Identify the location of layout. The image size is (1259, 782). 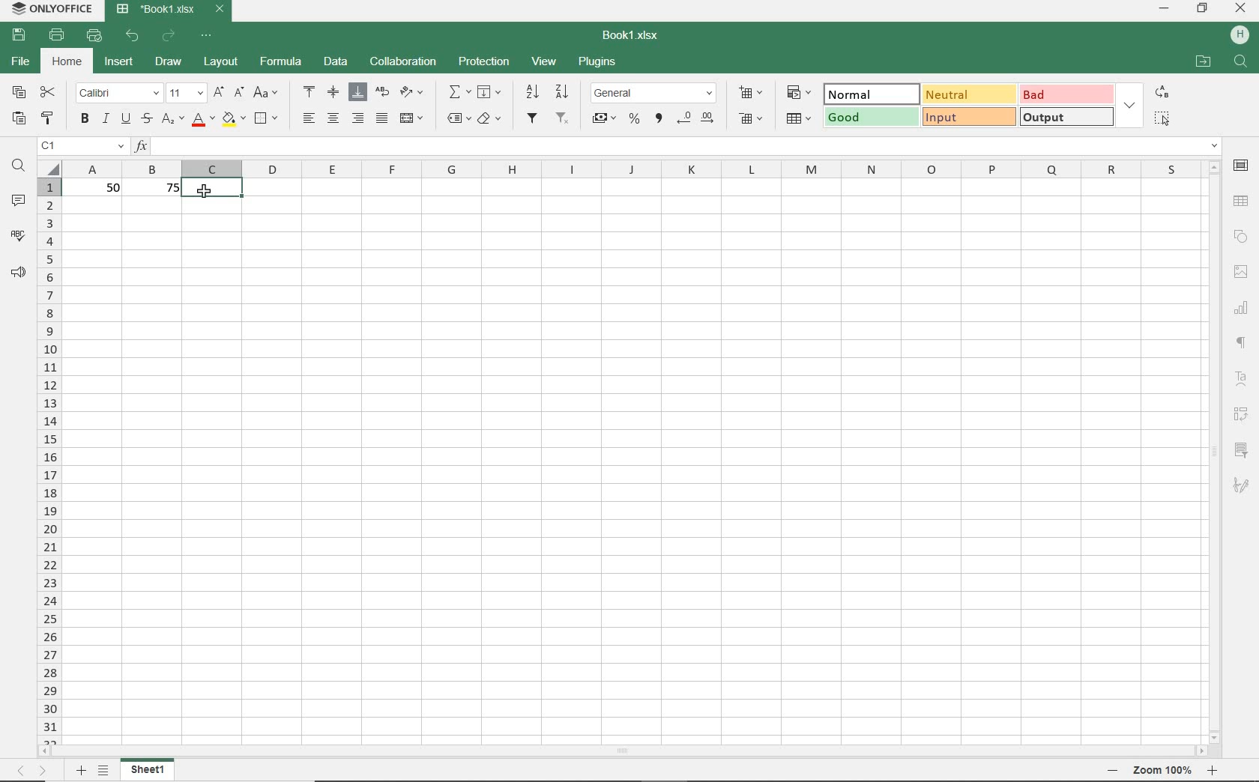
(219, 62).